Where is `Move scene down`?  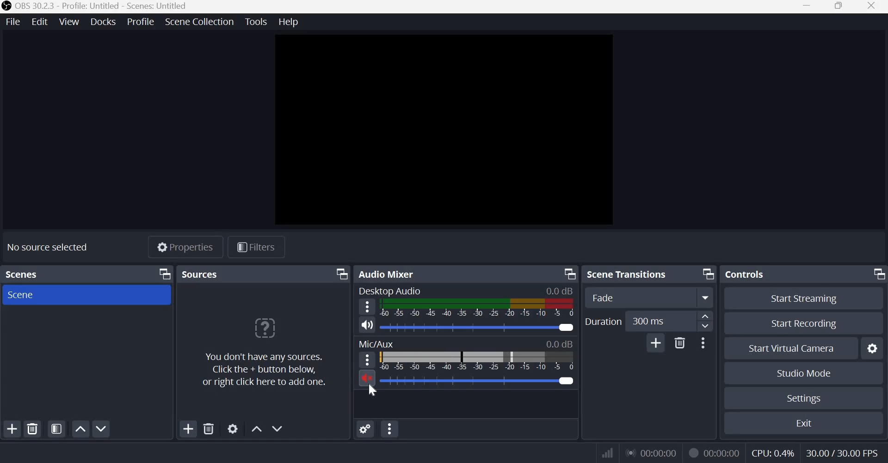 Move scene down is located at coordinates (101, 430).